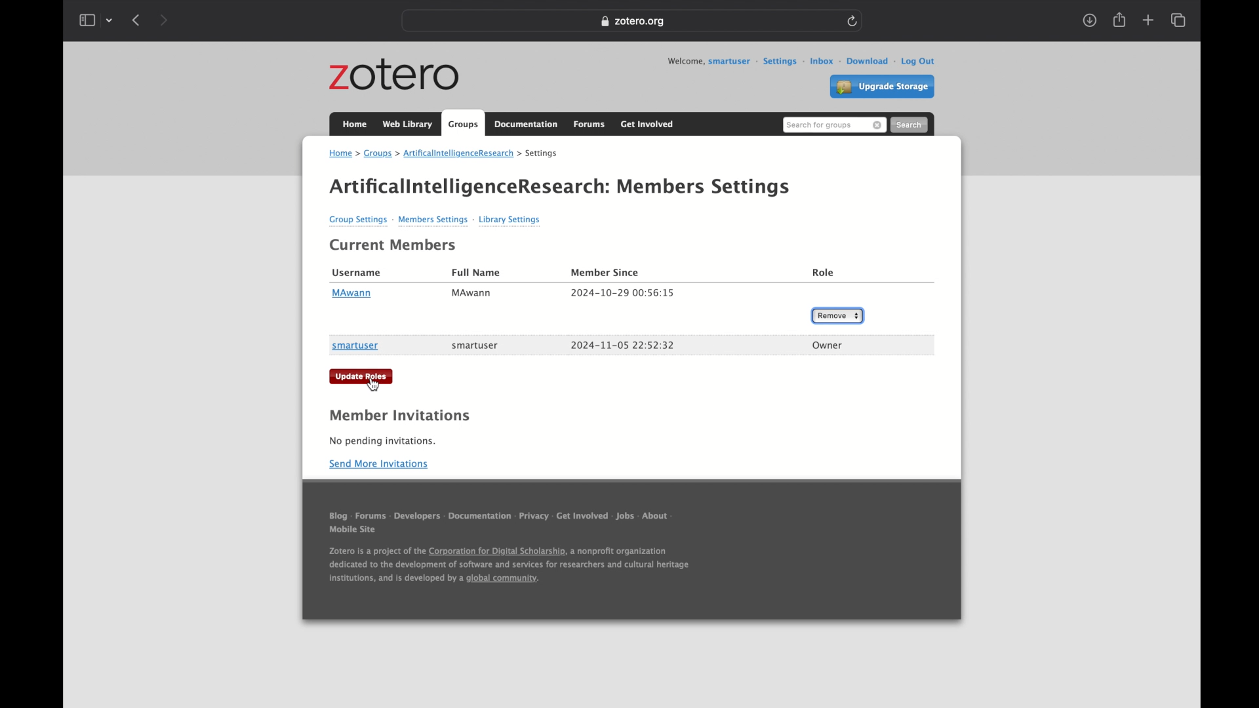  What do you see at coordinates (533, 519) in the screenshot?
I see `privacy` at bounding box center [533, 519].